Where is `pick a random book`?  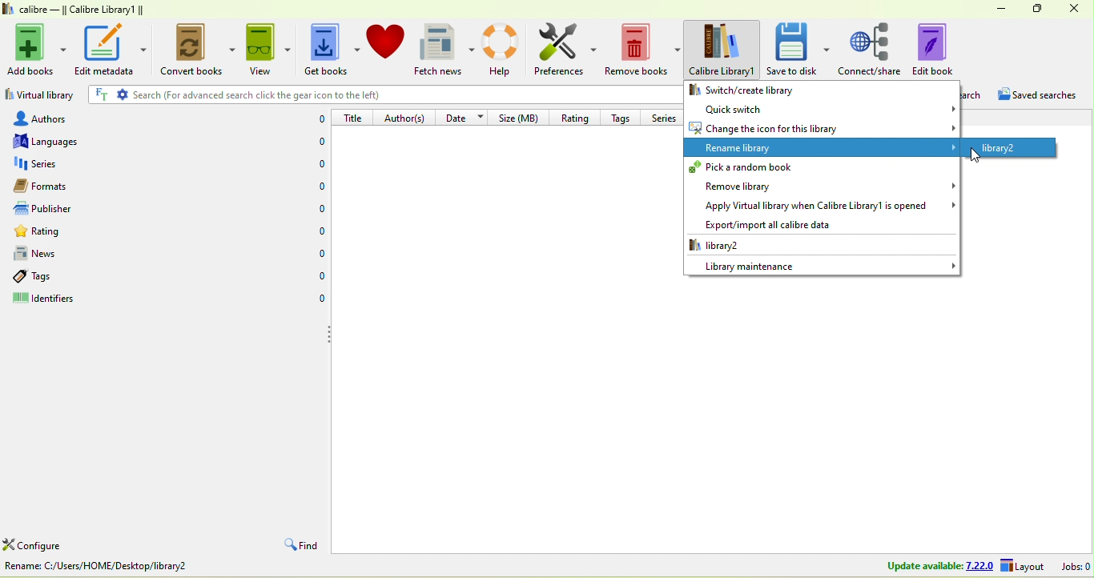 pick a random book is located at coordinates (819, 167).